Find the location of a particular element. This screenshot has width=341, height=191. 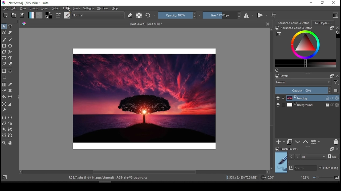

more options is located at coordinates (336, 90).